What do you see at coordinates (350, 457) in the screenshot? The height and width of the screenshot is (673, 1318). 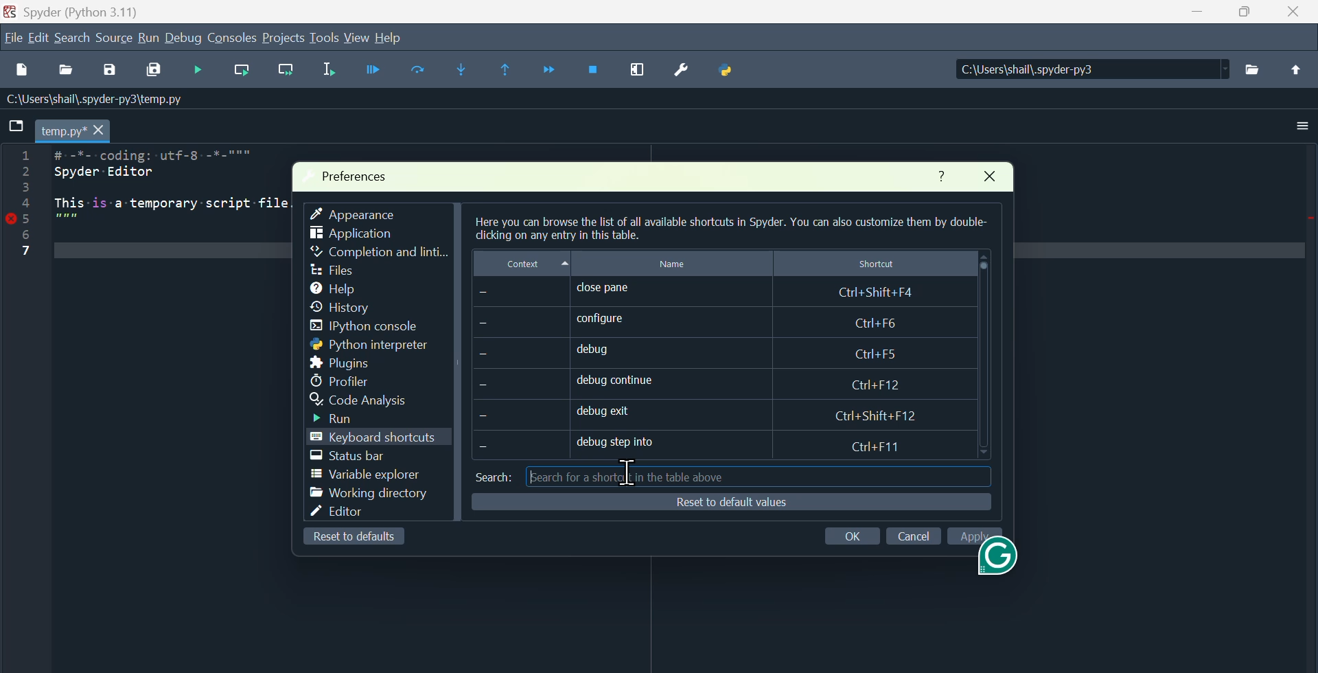 I see `Status bar` at bounding box center [350, 457].